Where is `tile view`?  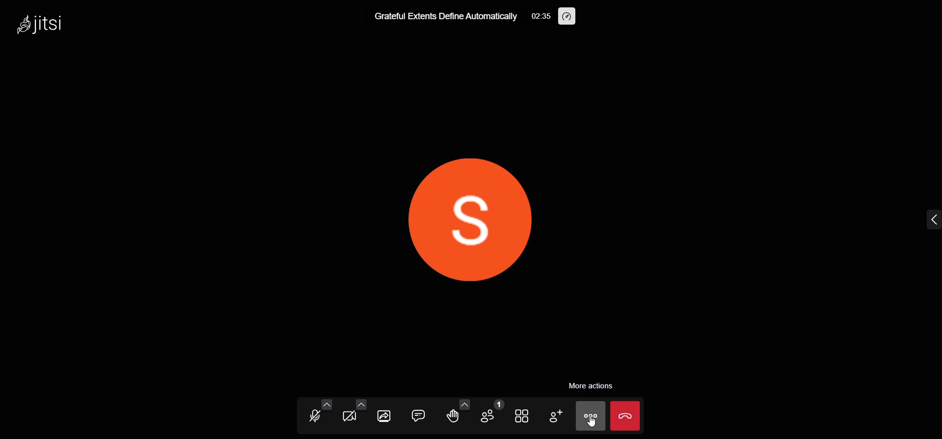
tile view is located at coordinates (520, 416).